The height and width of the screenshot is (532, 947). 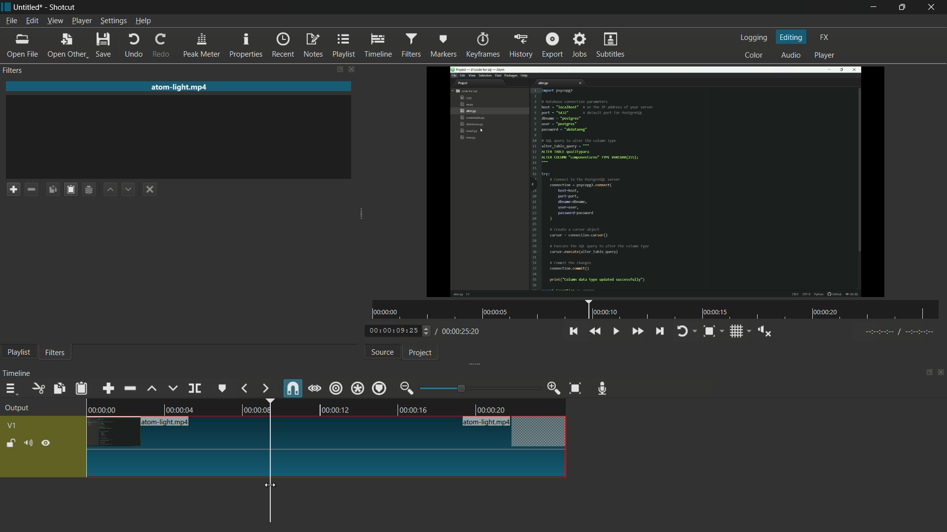 What do you see at coordinates (247, 46) in the screenshot?
I see `properties` at bounding box center [247, 46].